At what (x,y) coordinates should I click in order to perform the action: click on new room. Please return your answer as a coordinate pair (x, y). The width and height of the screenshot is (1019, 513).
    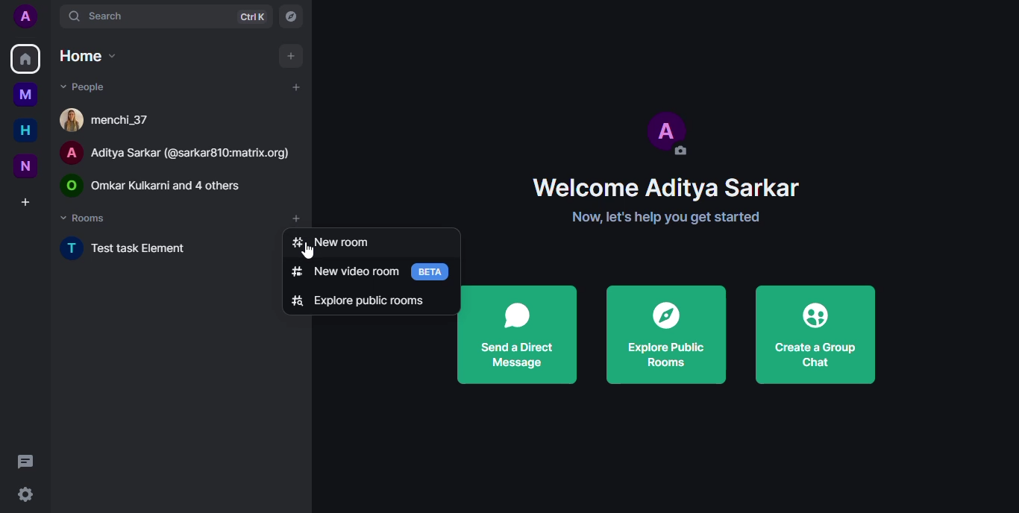
    Looking at the image, I should click on (330, 242).